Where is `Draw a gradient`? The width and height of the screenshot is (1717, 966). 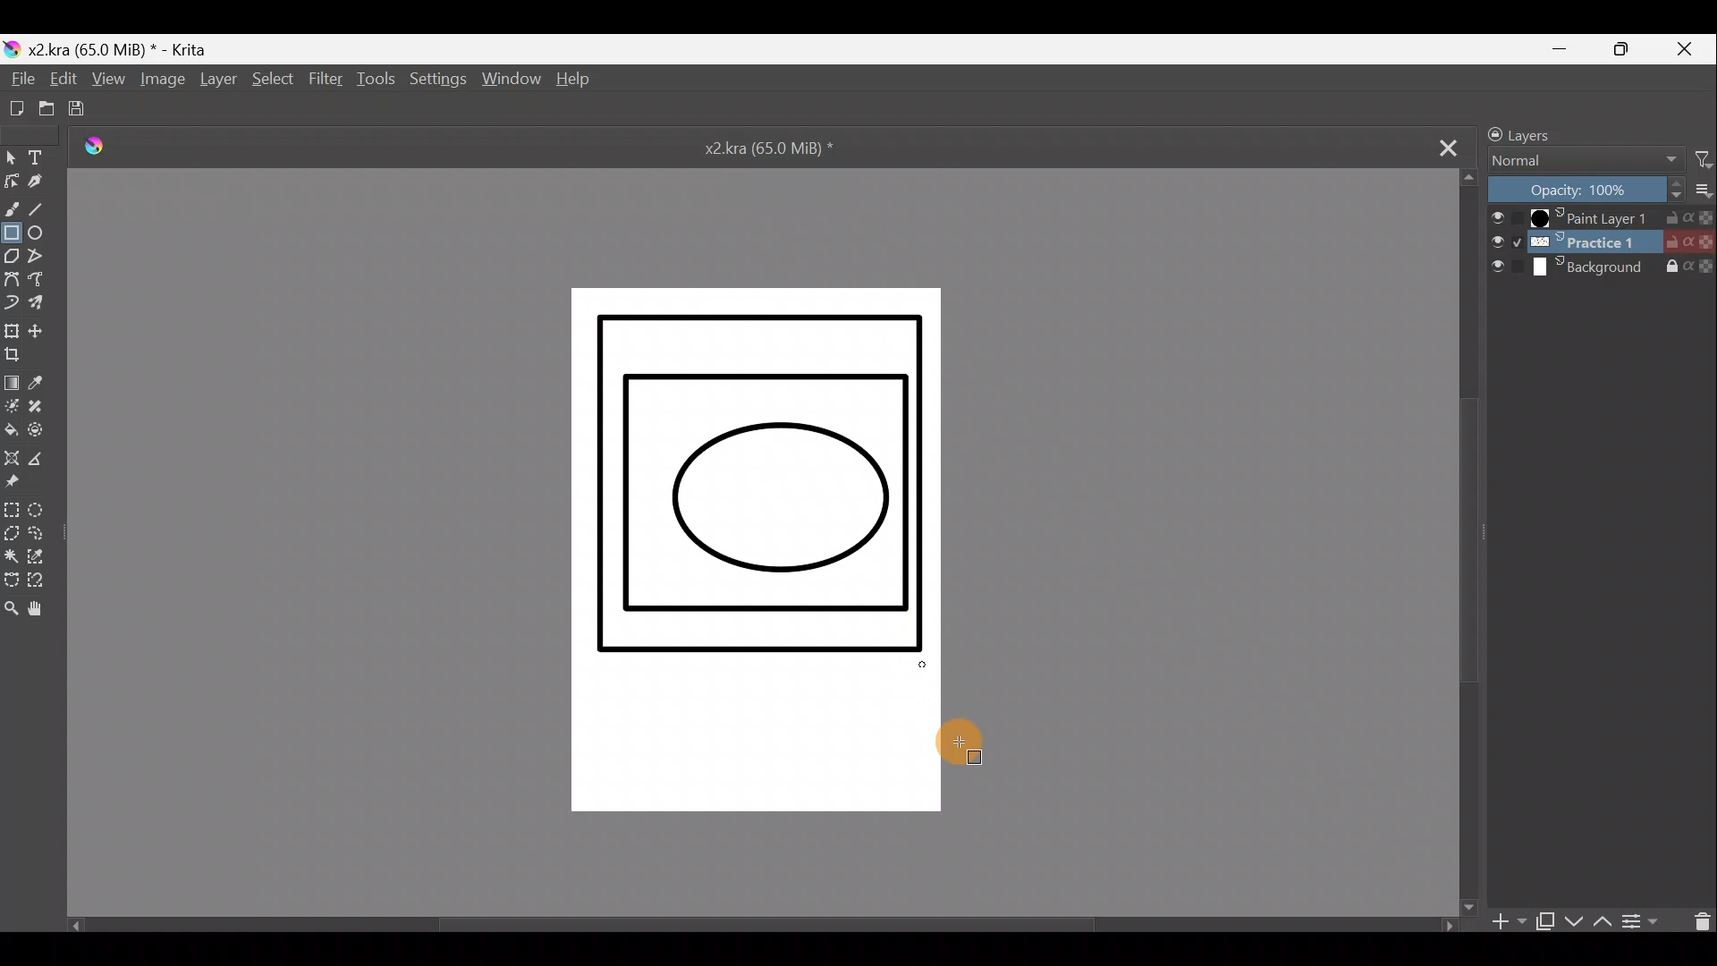 Draw a gradient is located at coordinates (12, 380).